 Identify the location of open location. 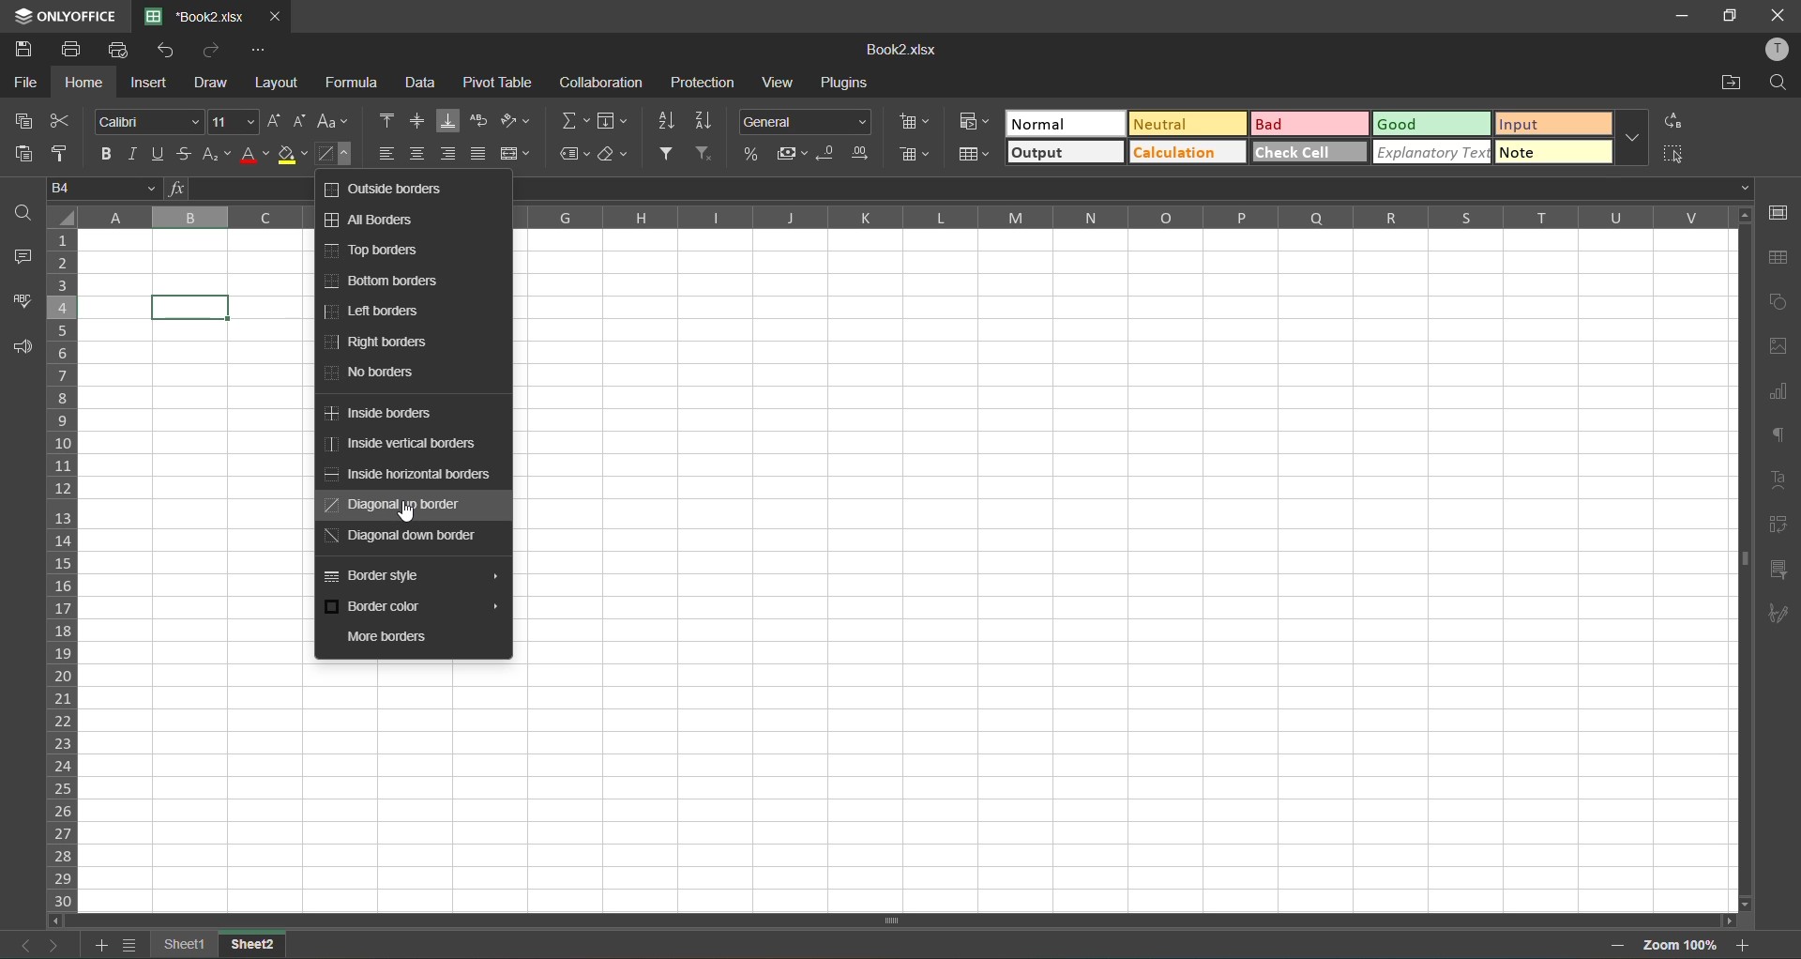
(1730, 84).